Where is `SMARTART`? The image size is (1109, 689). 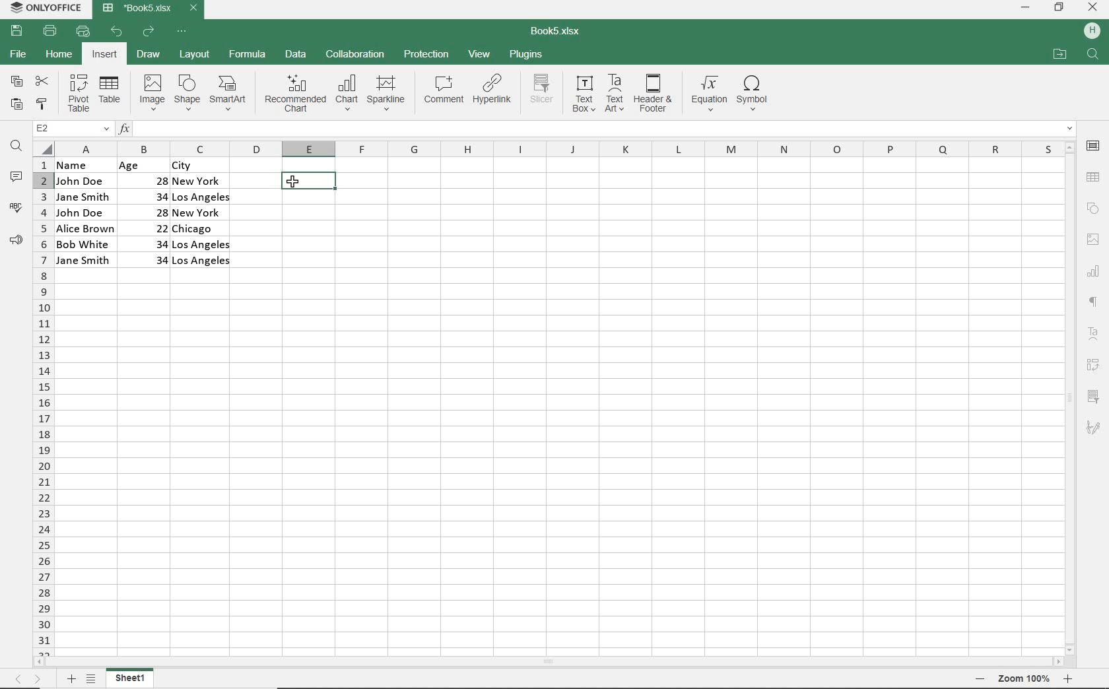 SMARTART is located at coordinates (230, 93).